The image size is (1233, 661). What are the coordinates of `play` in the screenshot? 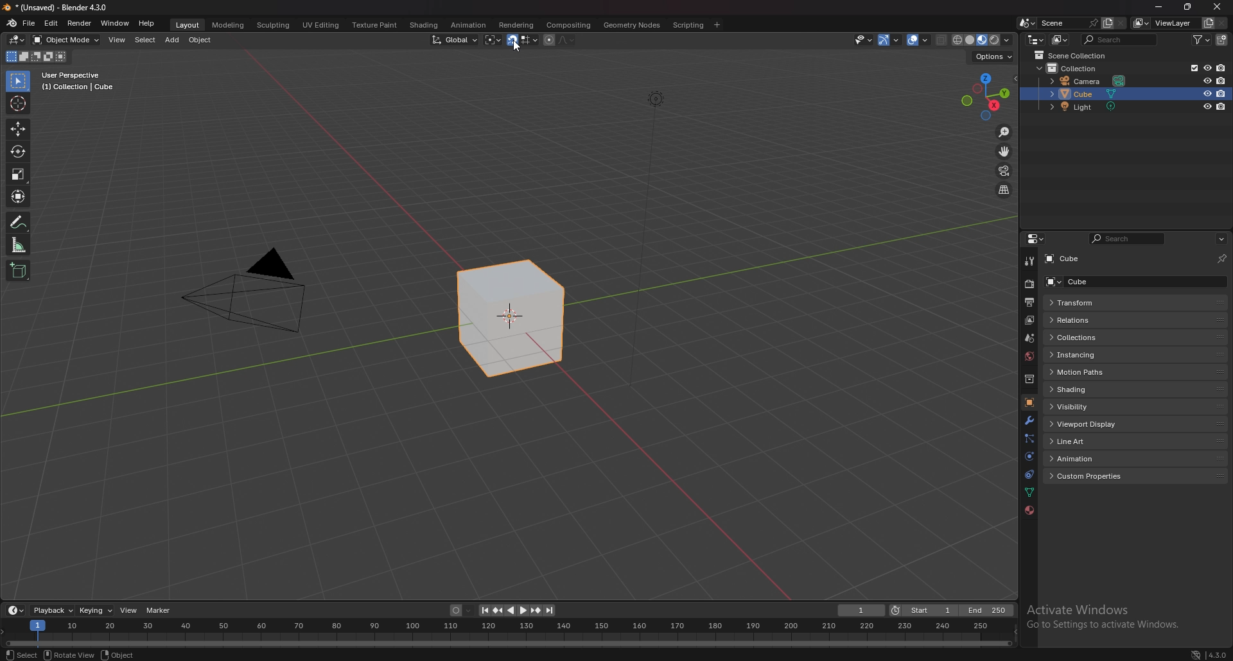 It's located at (517, 610).